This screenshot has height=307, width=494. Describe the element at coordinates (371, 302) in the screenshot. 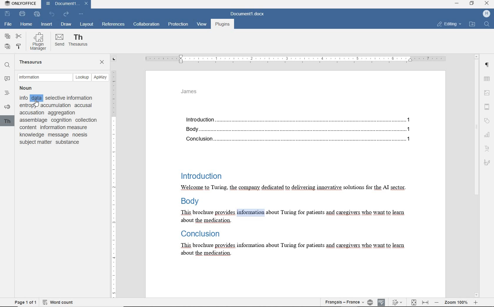

I see `SET DOCUMENT LANGUAGE` at that location.